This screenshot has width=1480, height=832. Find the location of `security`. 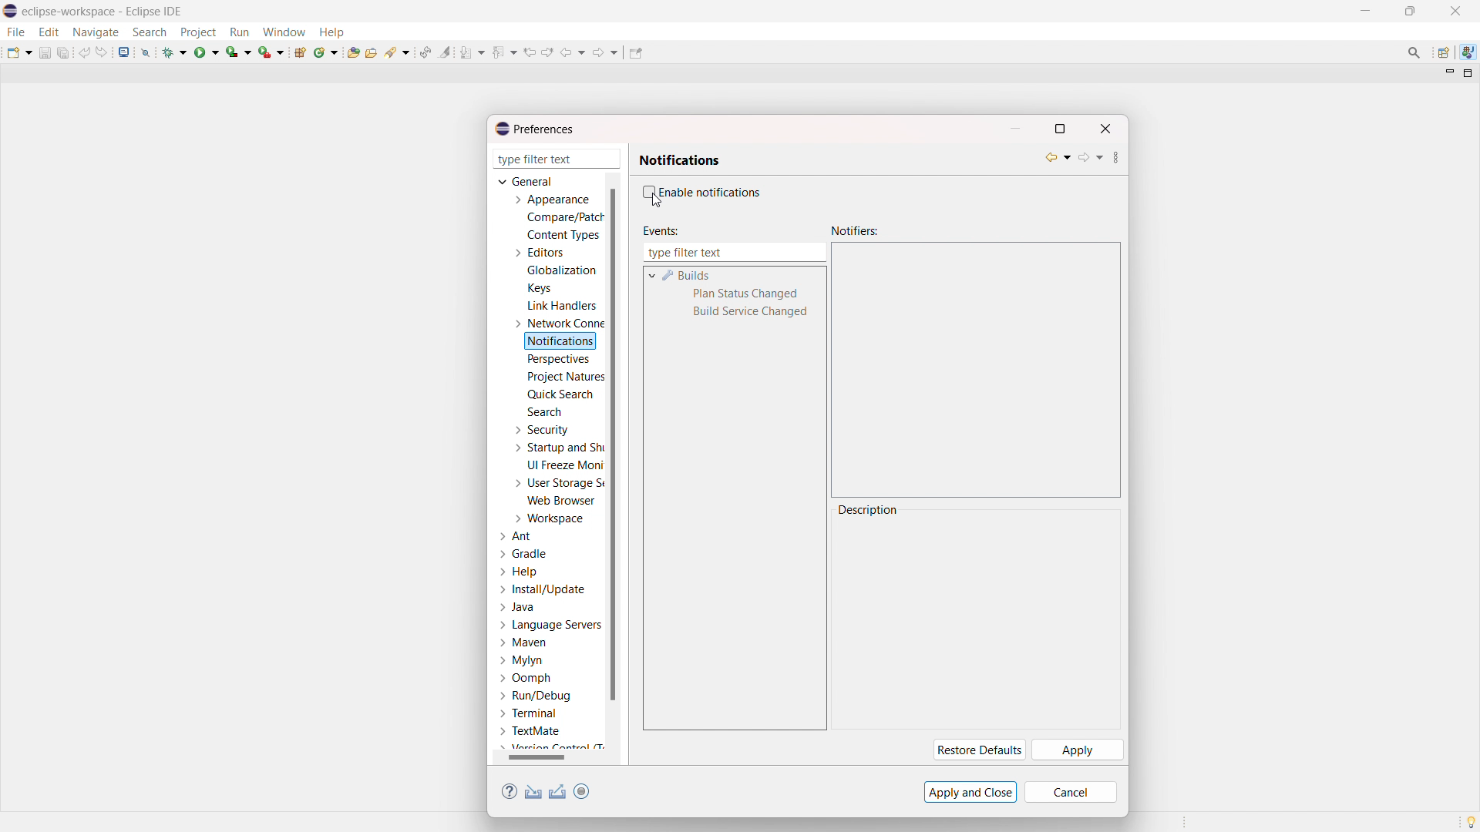

security is located at coordinates (540, 430).